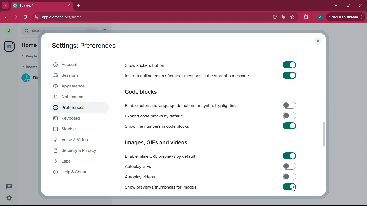  Describe the element at coordinates (289, 187) in the screenshot. I see `Toggle on` at that location.